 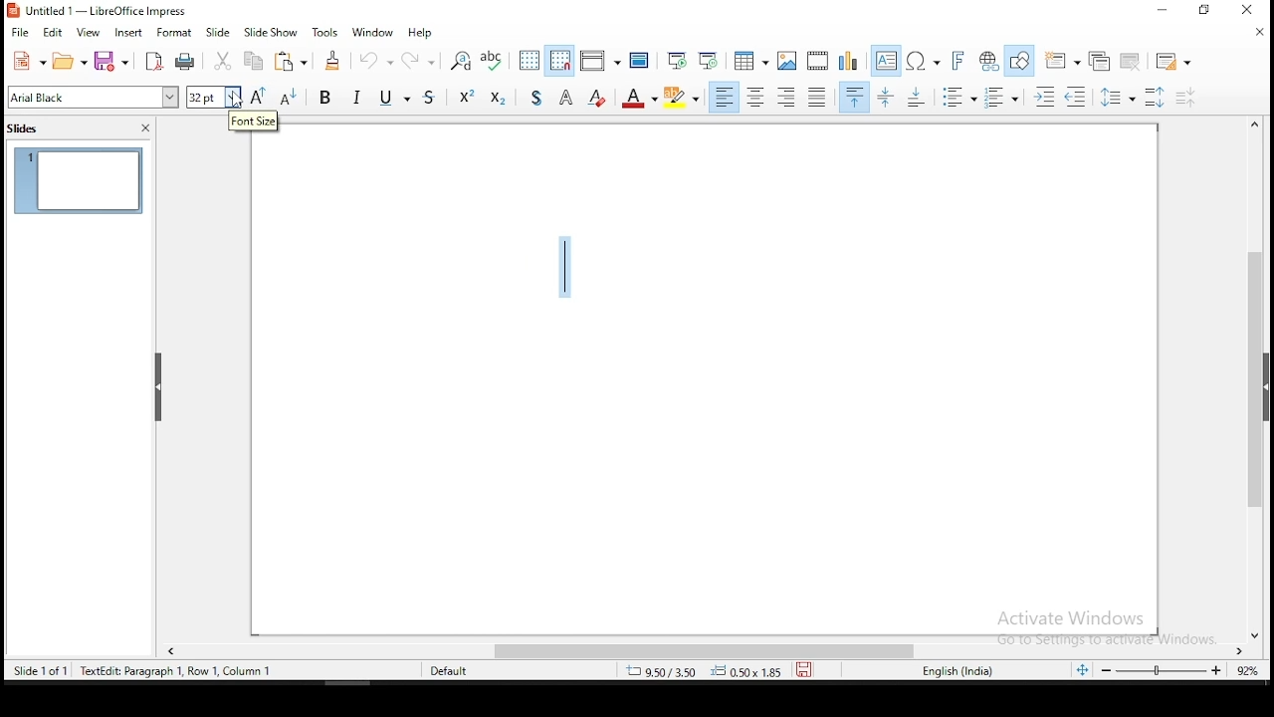 I want to click on Erase style, so click(x=597, y=96).